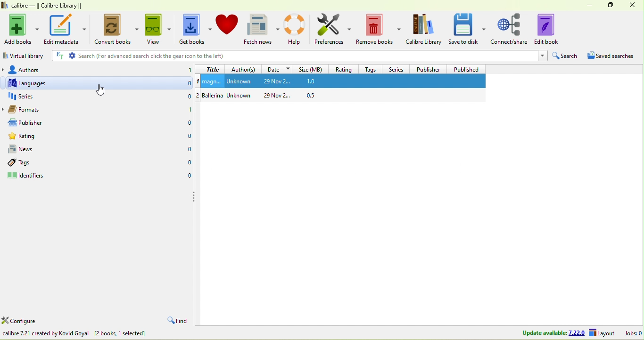  Describe the element at coordinates (188, 163) in the screenshot. I see `0` at that location.